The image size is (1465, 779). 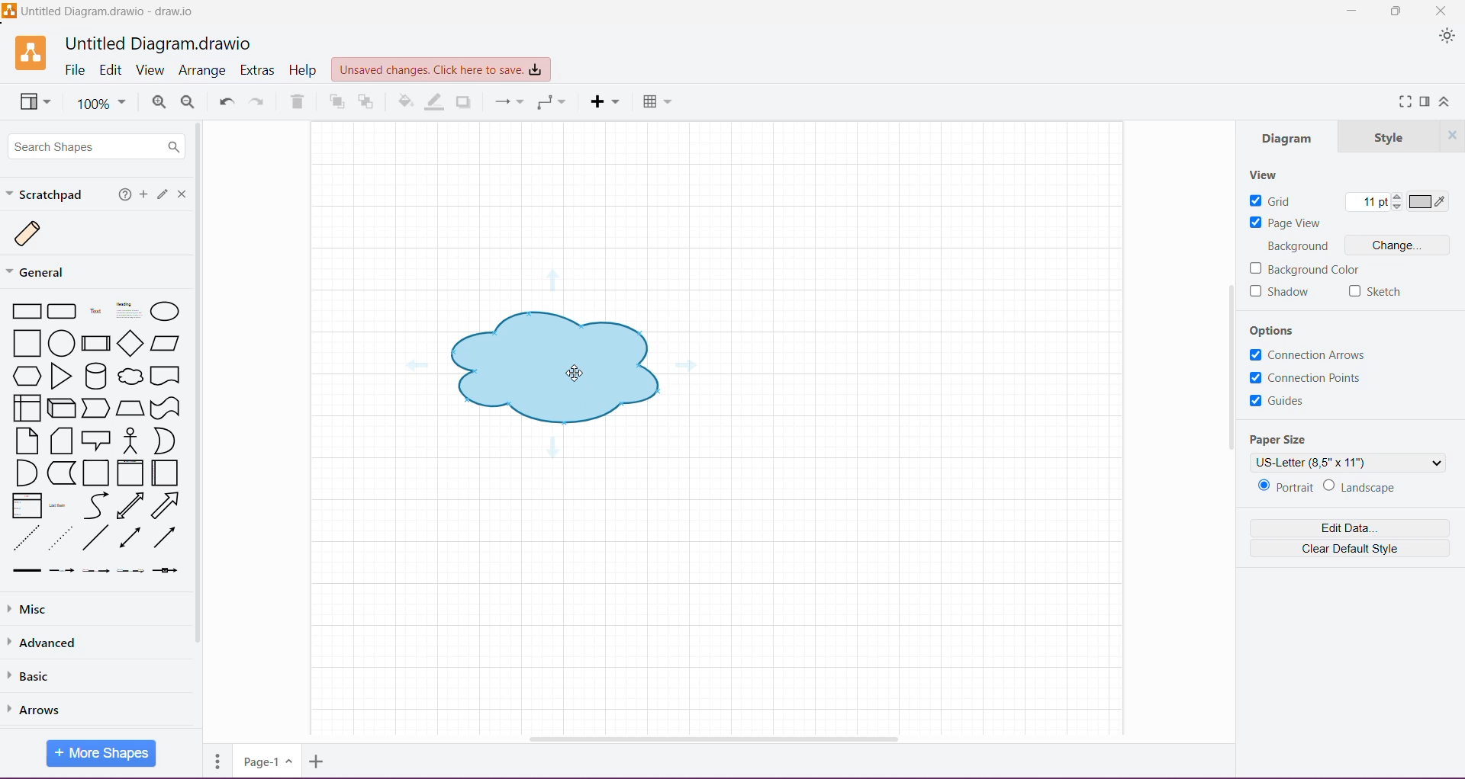 What do you see at coordinates (1308, 354) in the screenshot?
I see `Connection Arrows` at bounding box center [1308, 354].